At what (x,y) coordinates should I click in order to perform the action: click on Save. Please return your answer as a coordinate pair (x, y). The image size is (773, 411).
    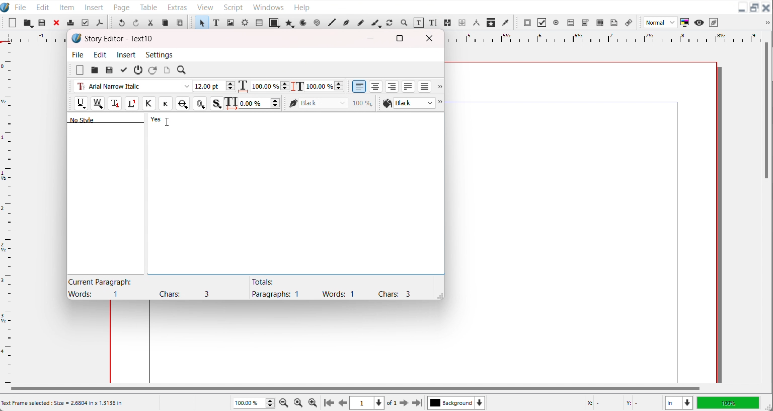
    Looking at the image, I should click on (109, 70).